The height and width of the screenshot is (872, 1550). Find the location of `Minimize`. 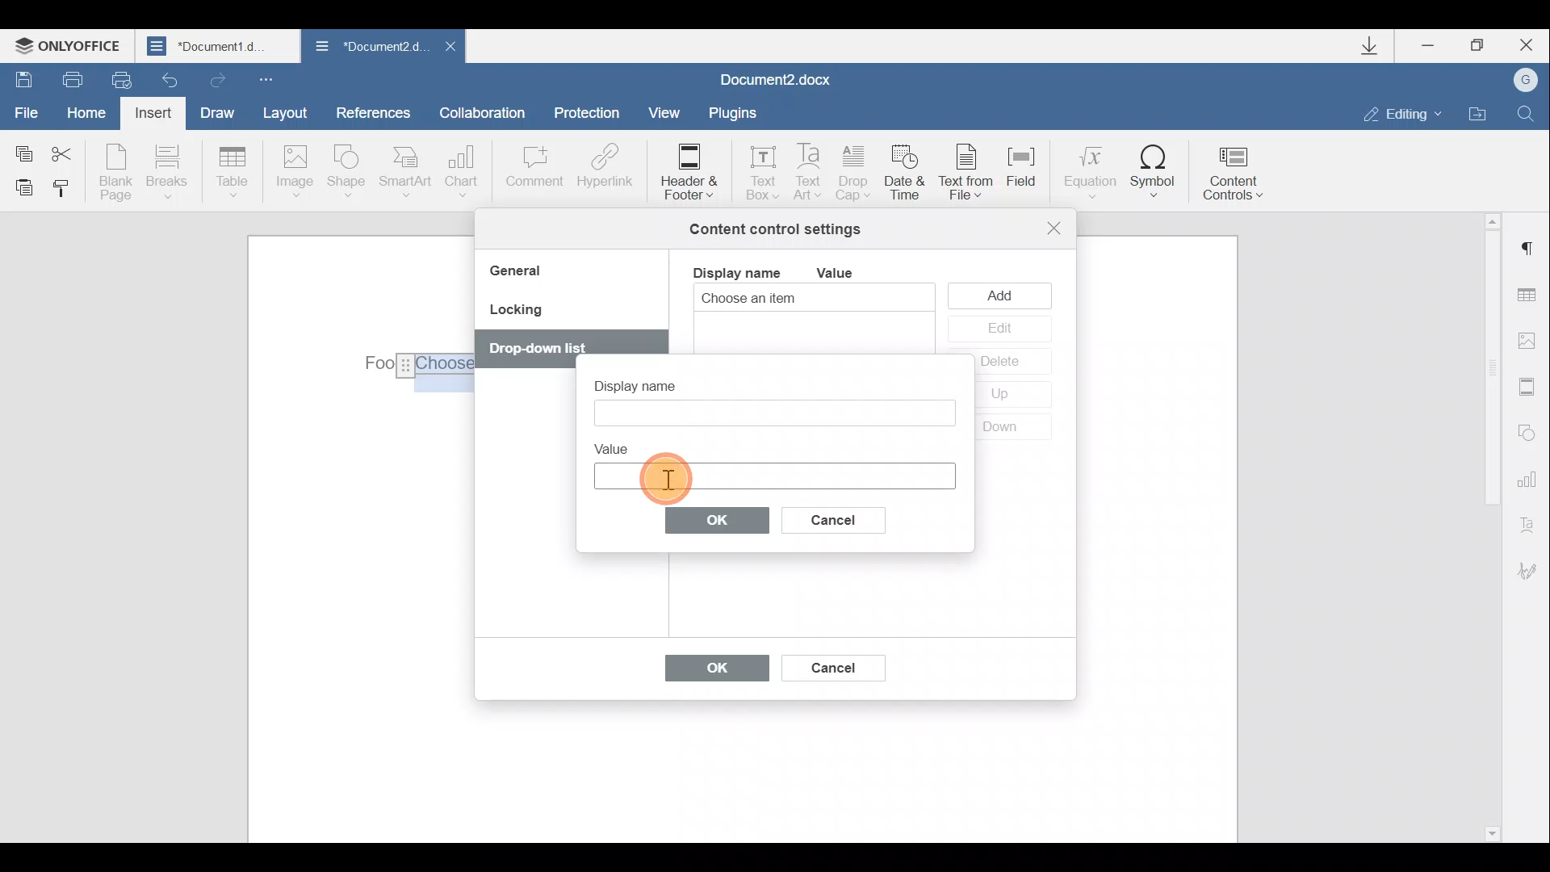

Minimize is located at coordinates (1435, 48).